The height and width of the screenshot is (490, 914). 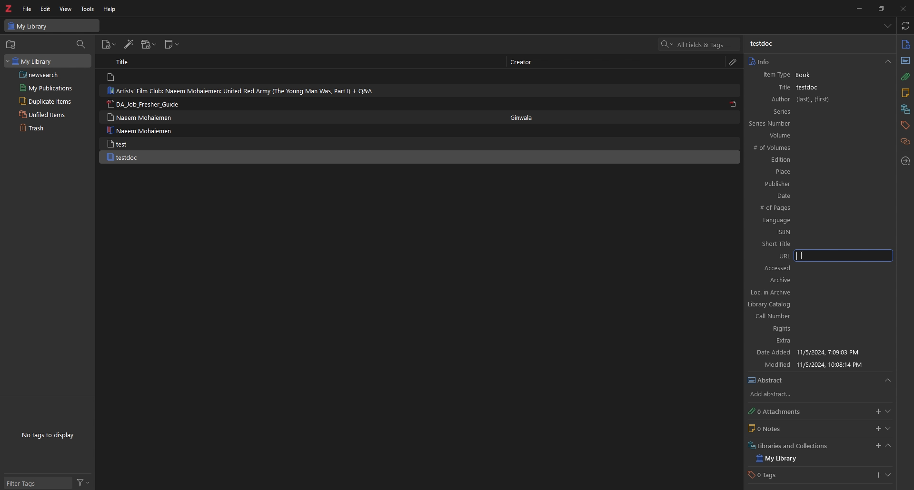 I want to click on filter tags, so click(x=37, y=483).